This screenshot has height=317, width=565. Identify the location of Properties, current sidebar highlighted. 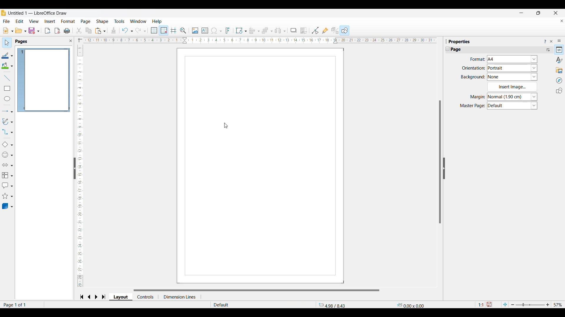
(559, 50).